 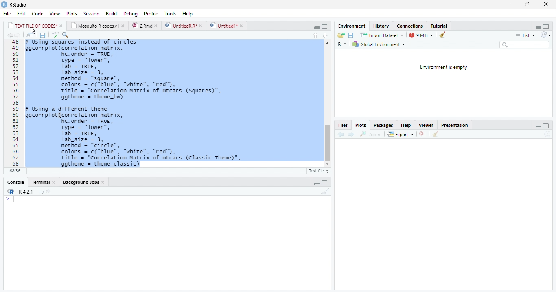 What do you see at coordinates (43, 182) in the screenshot?
I see `Terminal` at bounding box center [43, 182].